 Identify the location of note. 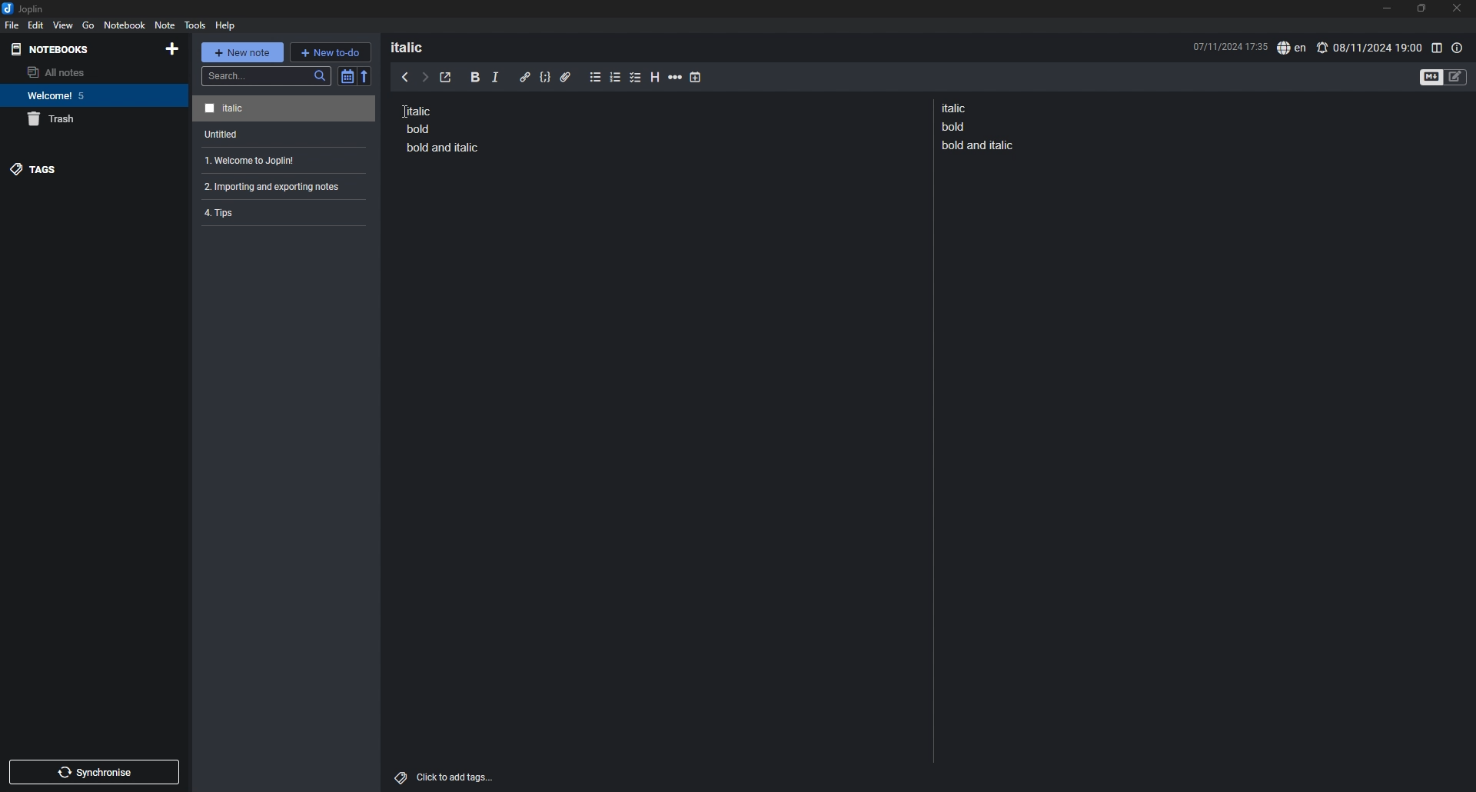
(981, 126).